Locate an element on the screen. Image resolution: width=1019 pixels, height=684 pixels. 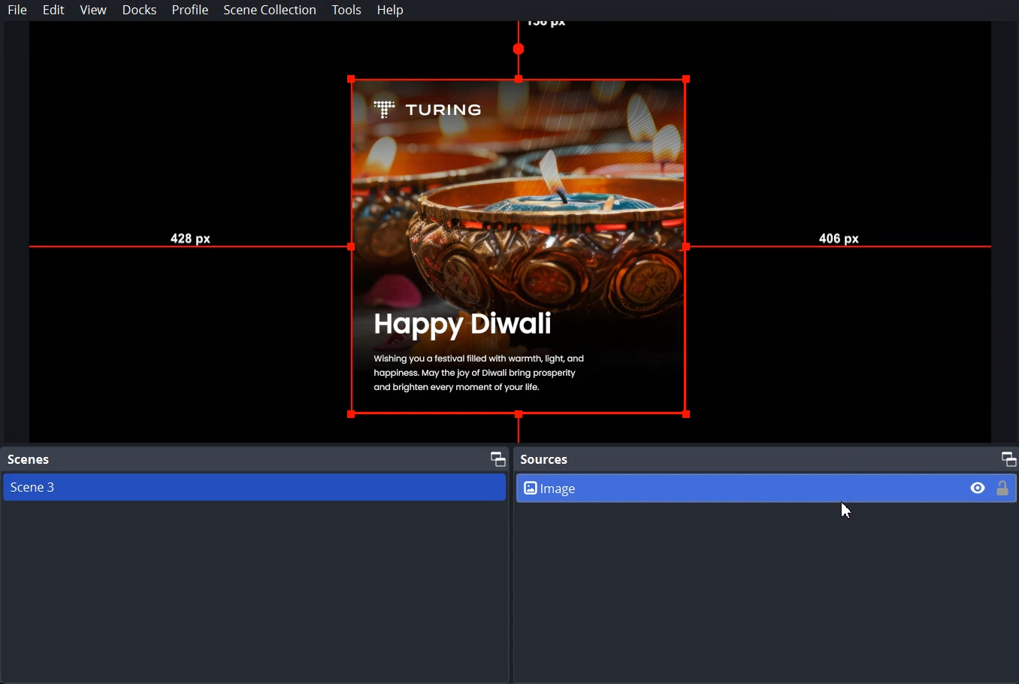
Maximize is located at coordinates (1008, 458).